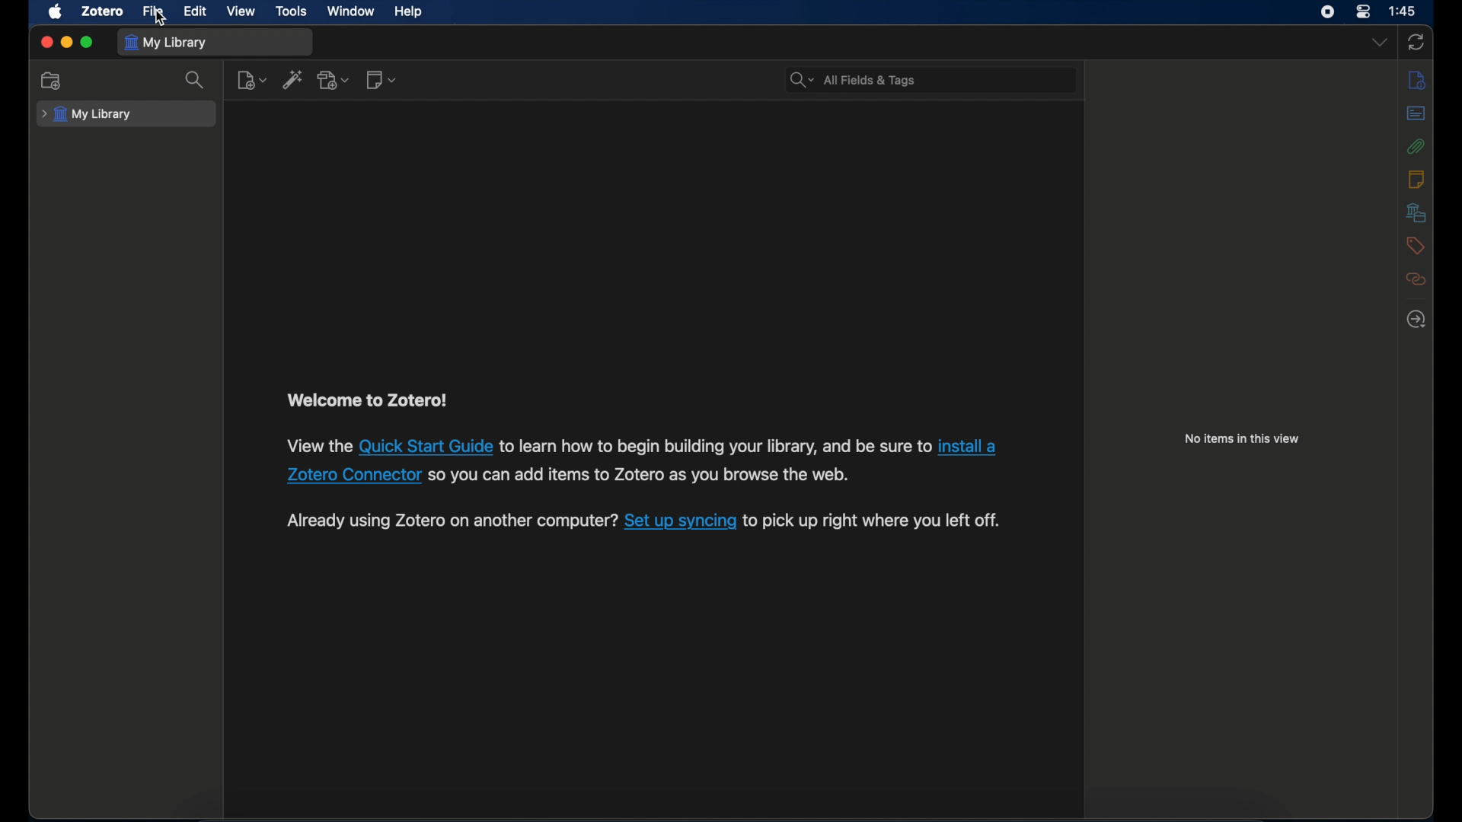 Image resolution: width=1462 pixels, height=822 pixels. What do you see at coordinates (350, 11) in the screenshot?
I see `window` at bounding box center [350, 11].